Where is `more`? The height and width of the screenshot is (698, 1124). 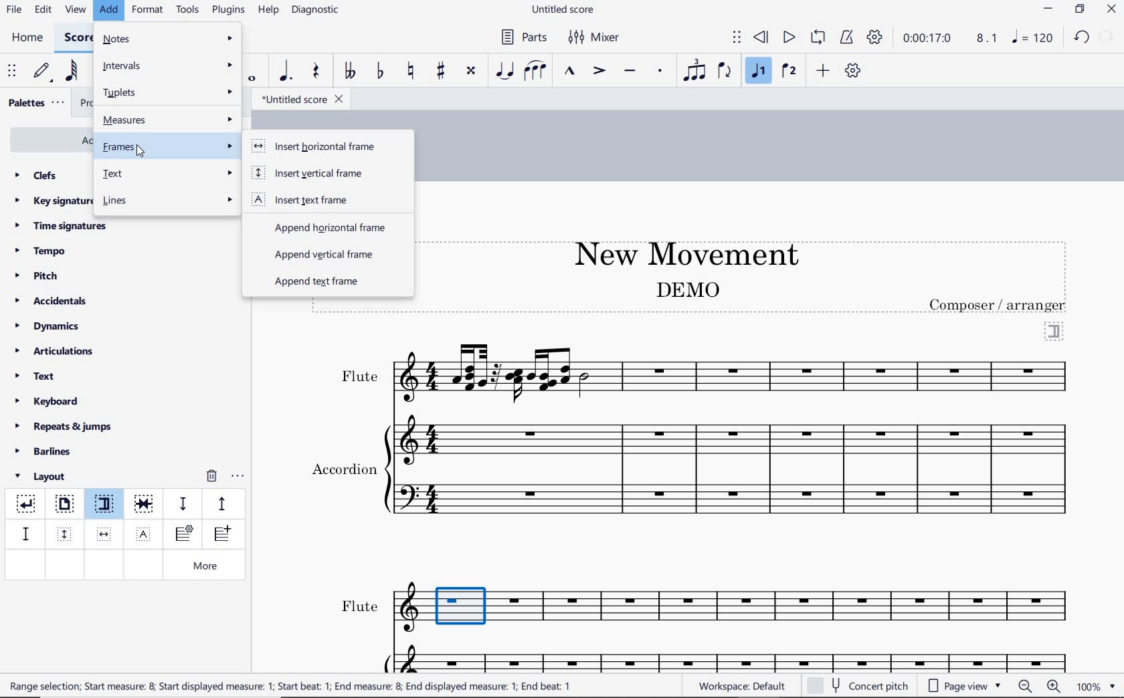 more is located at coordinates (208, 567).